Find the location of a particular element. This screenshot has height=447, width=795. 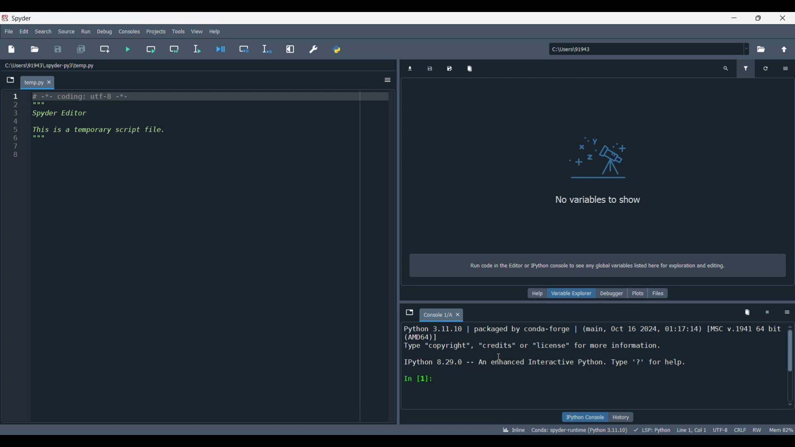

Minimize is located at coordinates (734, 18).